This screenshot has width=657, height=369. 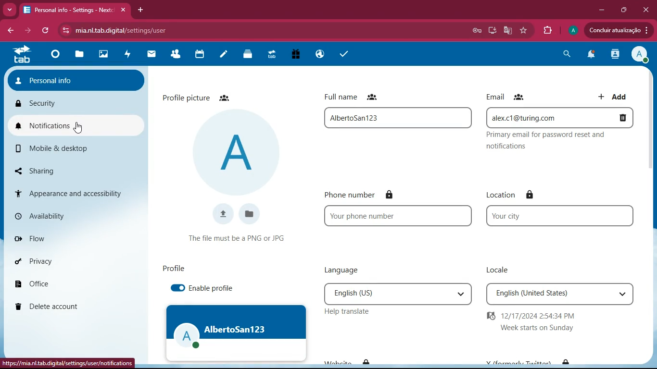 What do you see at coordinates (237, 151) in the screenshot?
I see `profile` at bounding box center [237, 151].